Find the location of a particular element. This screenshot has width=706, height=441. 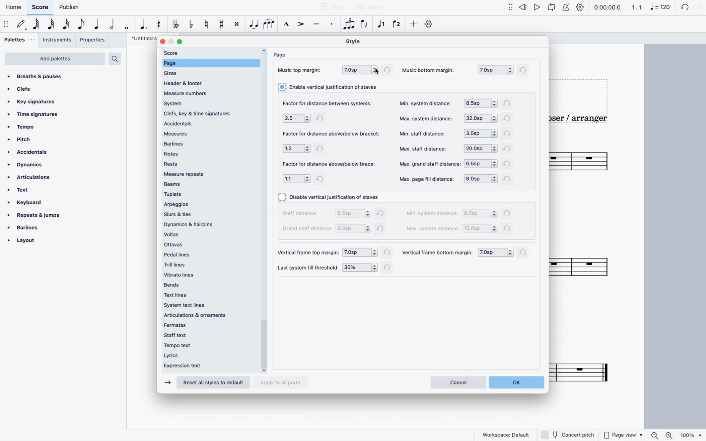

accidentals is located at coordinates (207, 123).